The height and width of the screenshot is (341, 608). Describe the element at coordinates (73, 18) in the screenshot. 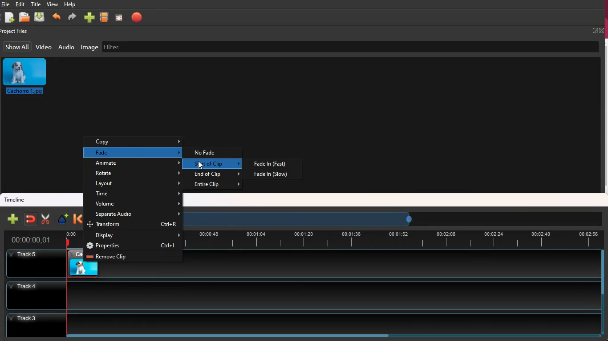

I see `forward` at that location.